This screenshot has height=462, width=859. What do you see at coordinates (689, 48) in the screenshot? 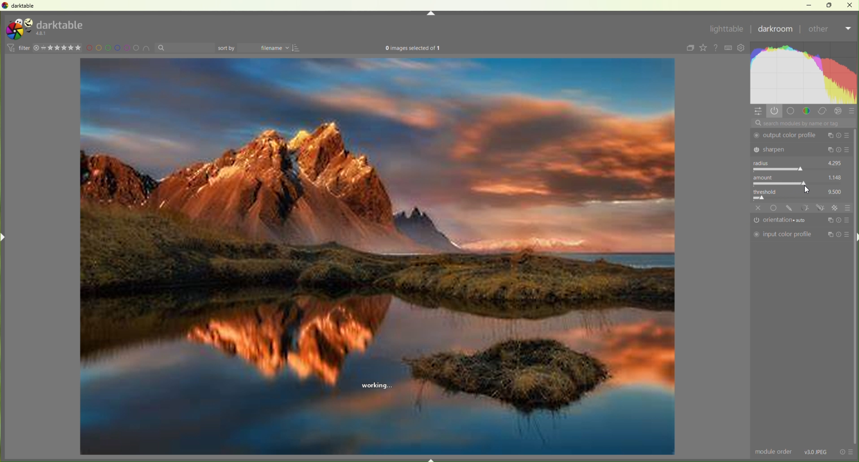
I see `collapse` at bounding box center [689, 48].